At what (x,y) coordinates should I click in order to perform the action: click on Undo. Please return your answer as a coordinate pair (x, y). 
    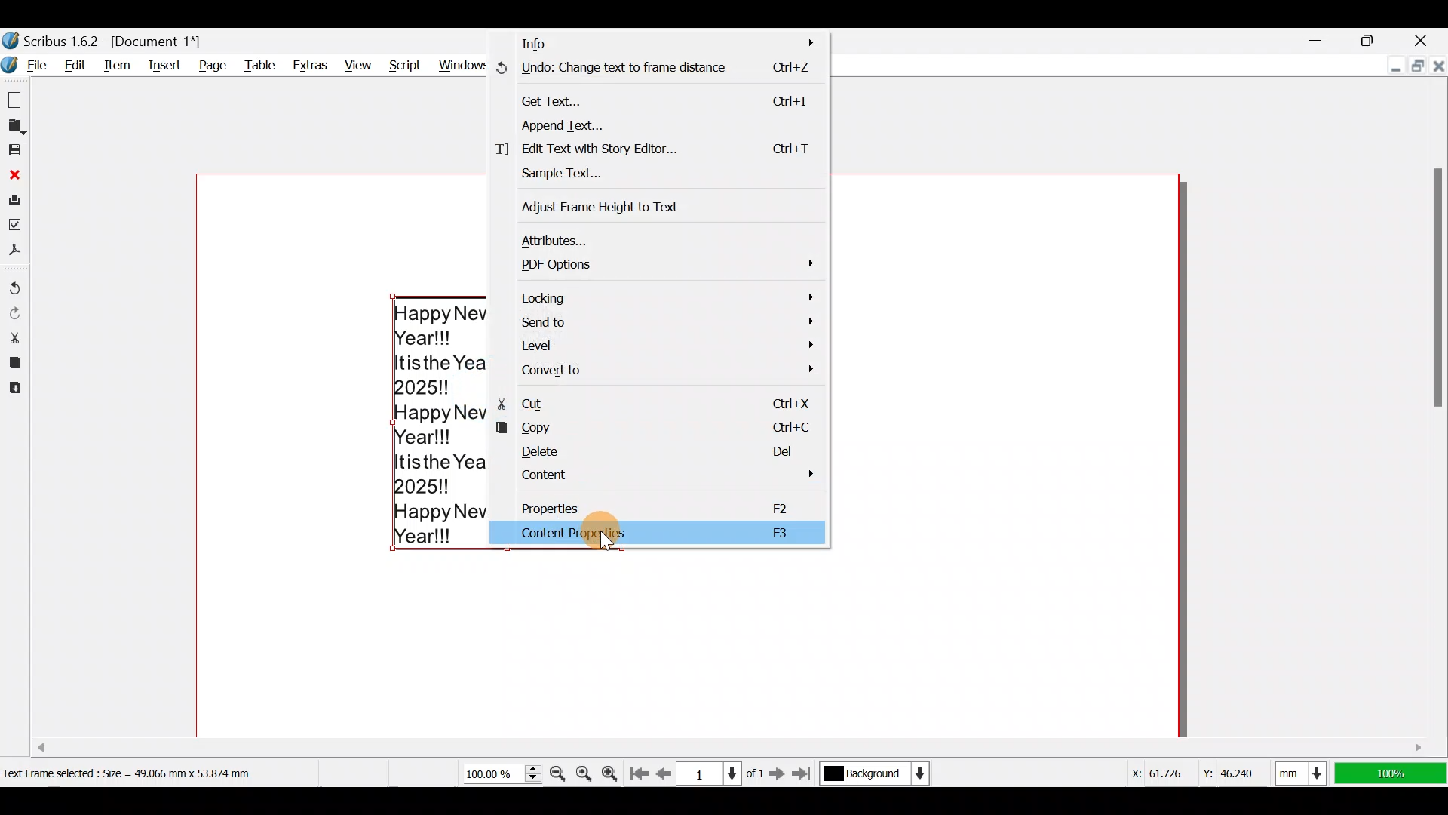
    Looking at the image, I should click on (15, 282).